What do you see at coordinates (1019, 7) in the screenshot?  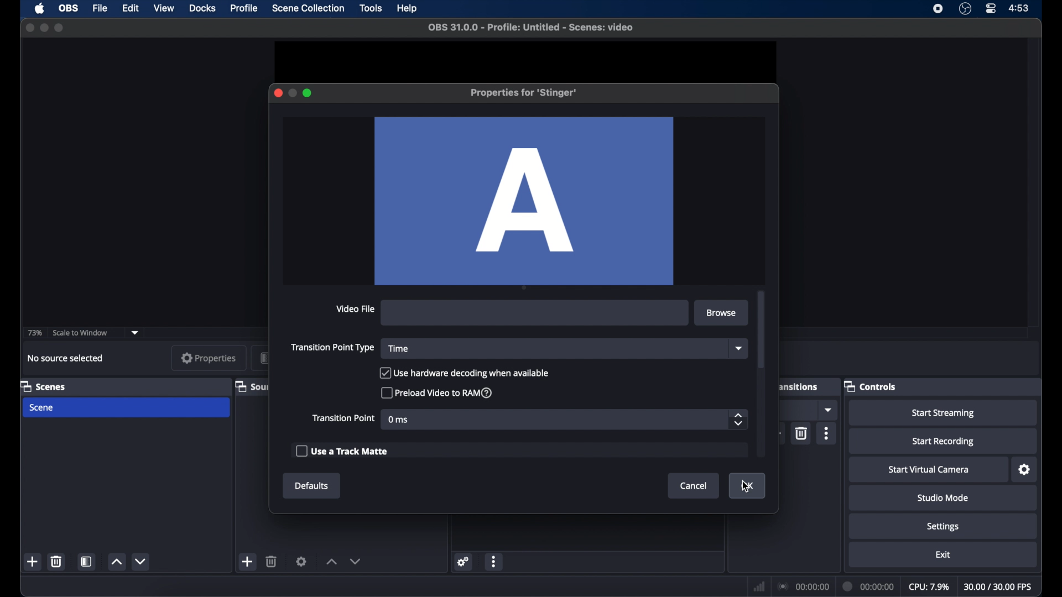 I see `time` at bounding box center [1019, 7].